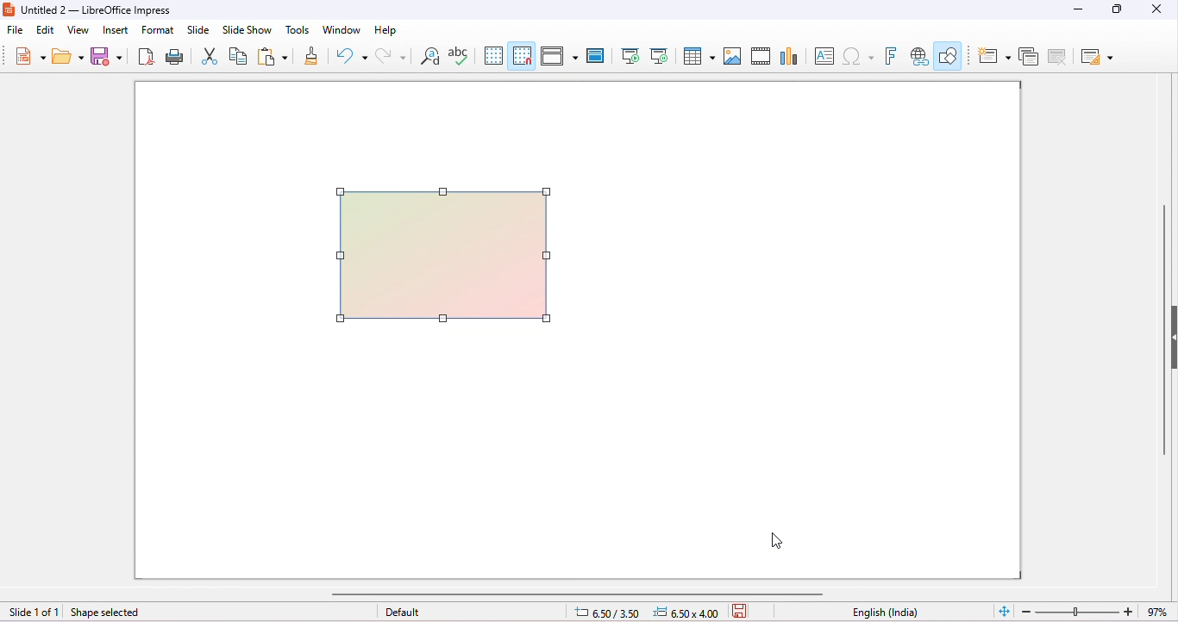 The width and height of the screenshot is (1178, 622). I want to click on custom color gradient added, so click(445, 256).